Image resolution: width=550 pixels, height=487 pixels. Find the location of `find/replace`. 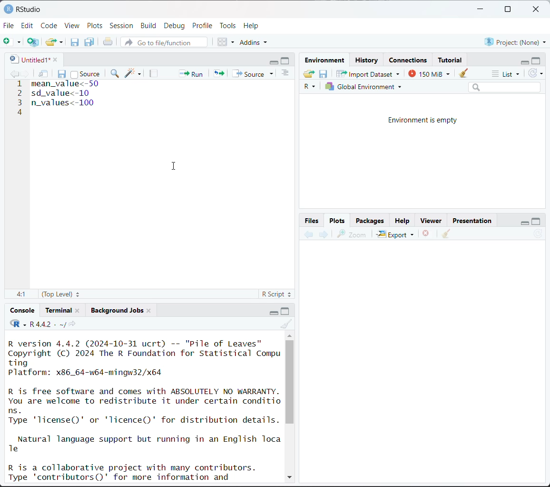

find/replace is located at coordinates (116, 74).